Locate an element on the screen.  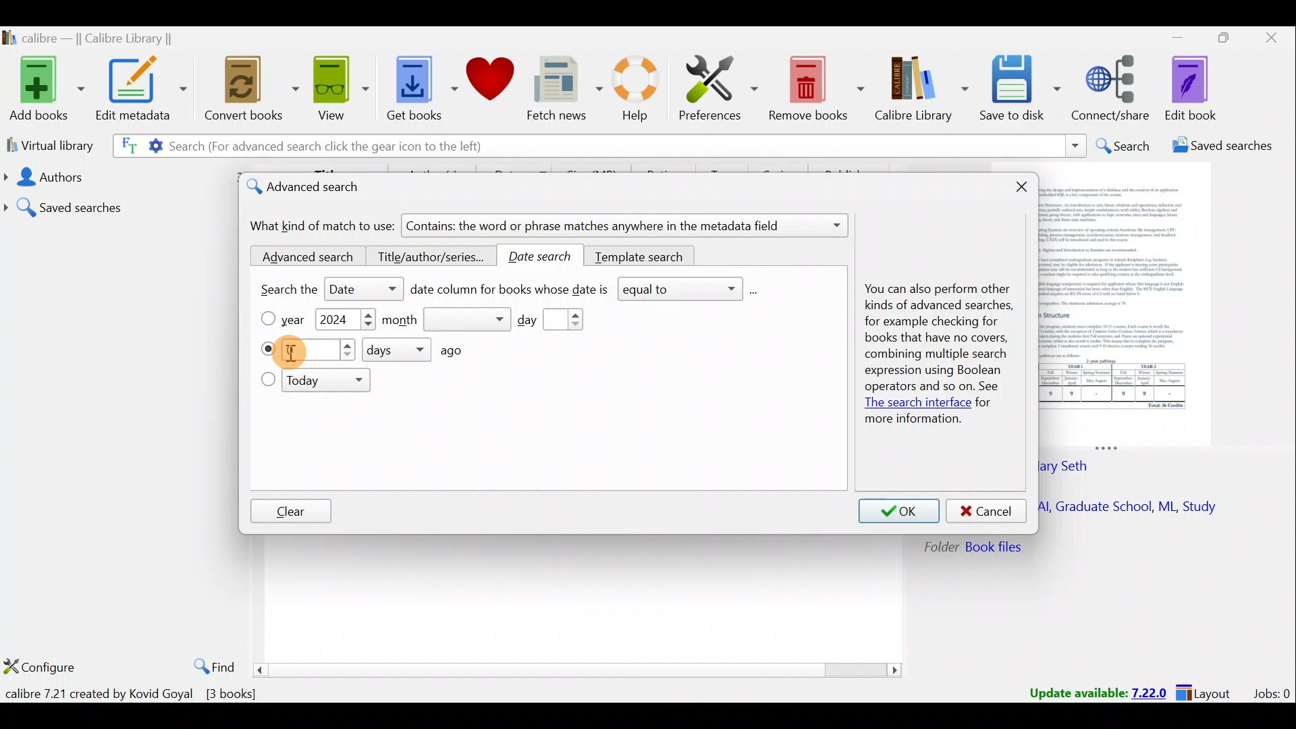
Day is located at coordinates (560, 320).